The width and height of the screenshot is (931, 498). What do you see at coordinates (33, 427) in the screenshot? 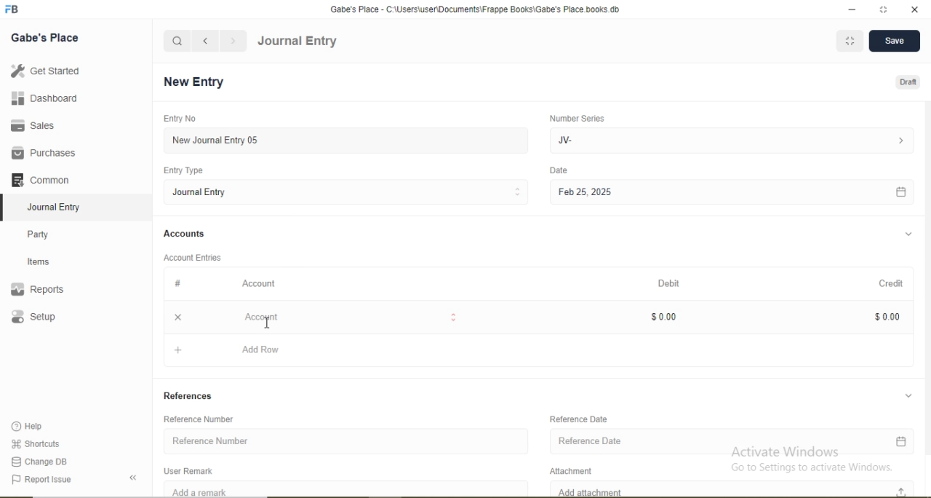
I see `Help` at bounding box center [33, 427].